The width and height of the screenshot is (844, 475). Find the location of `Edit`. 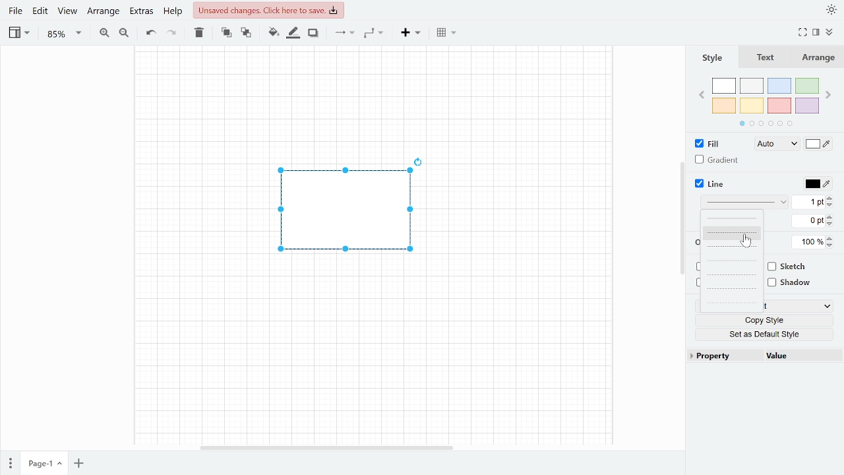

Edit is located at coordinates (41, 13).